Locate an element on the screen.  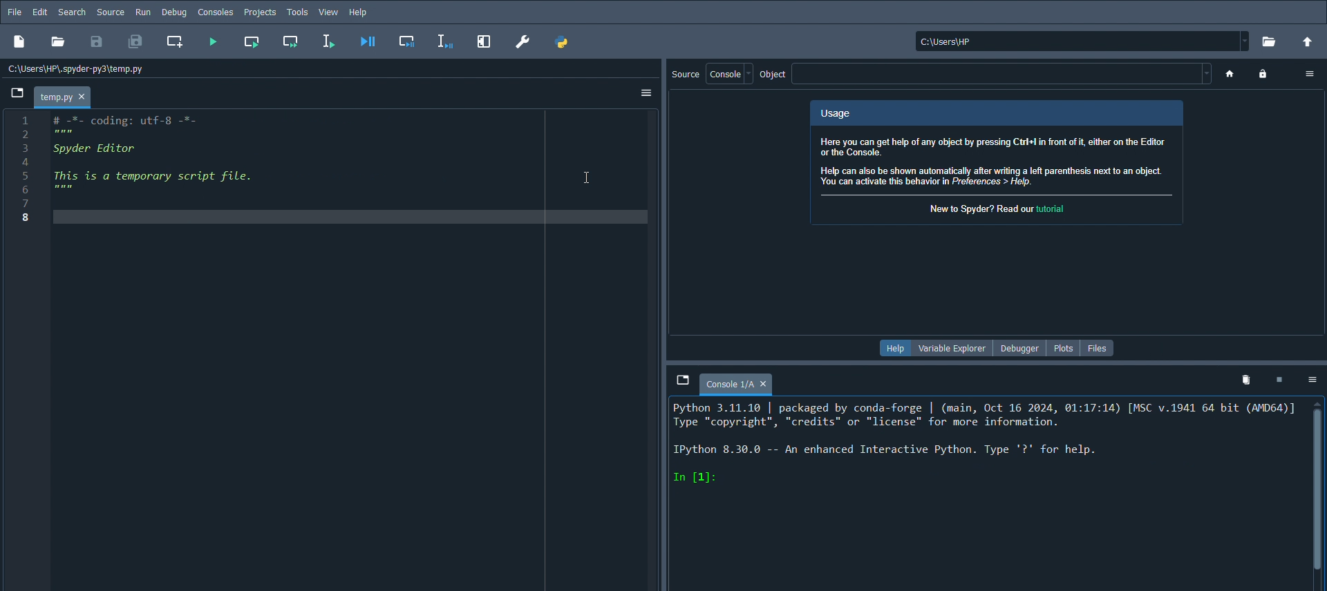
File location is located at coordinates (1080, 41).